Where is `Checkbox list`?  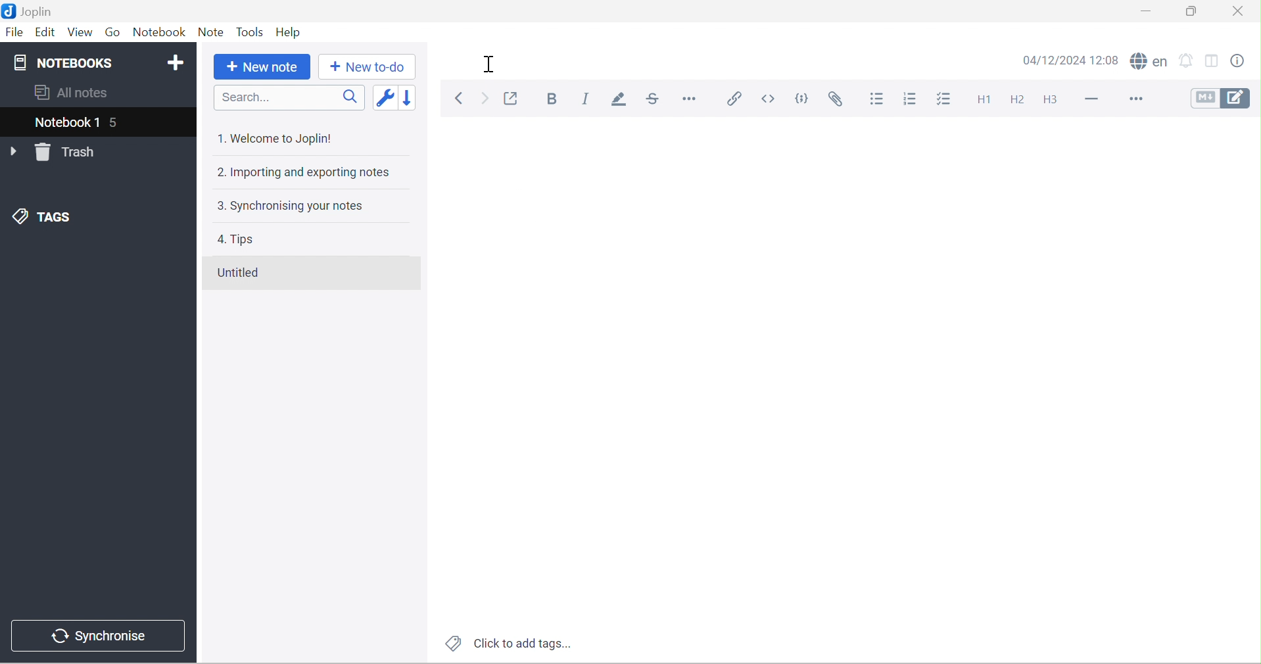
Checkbox list is located at coordinates (942, 99).